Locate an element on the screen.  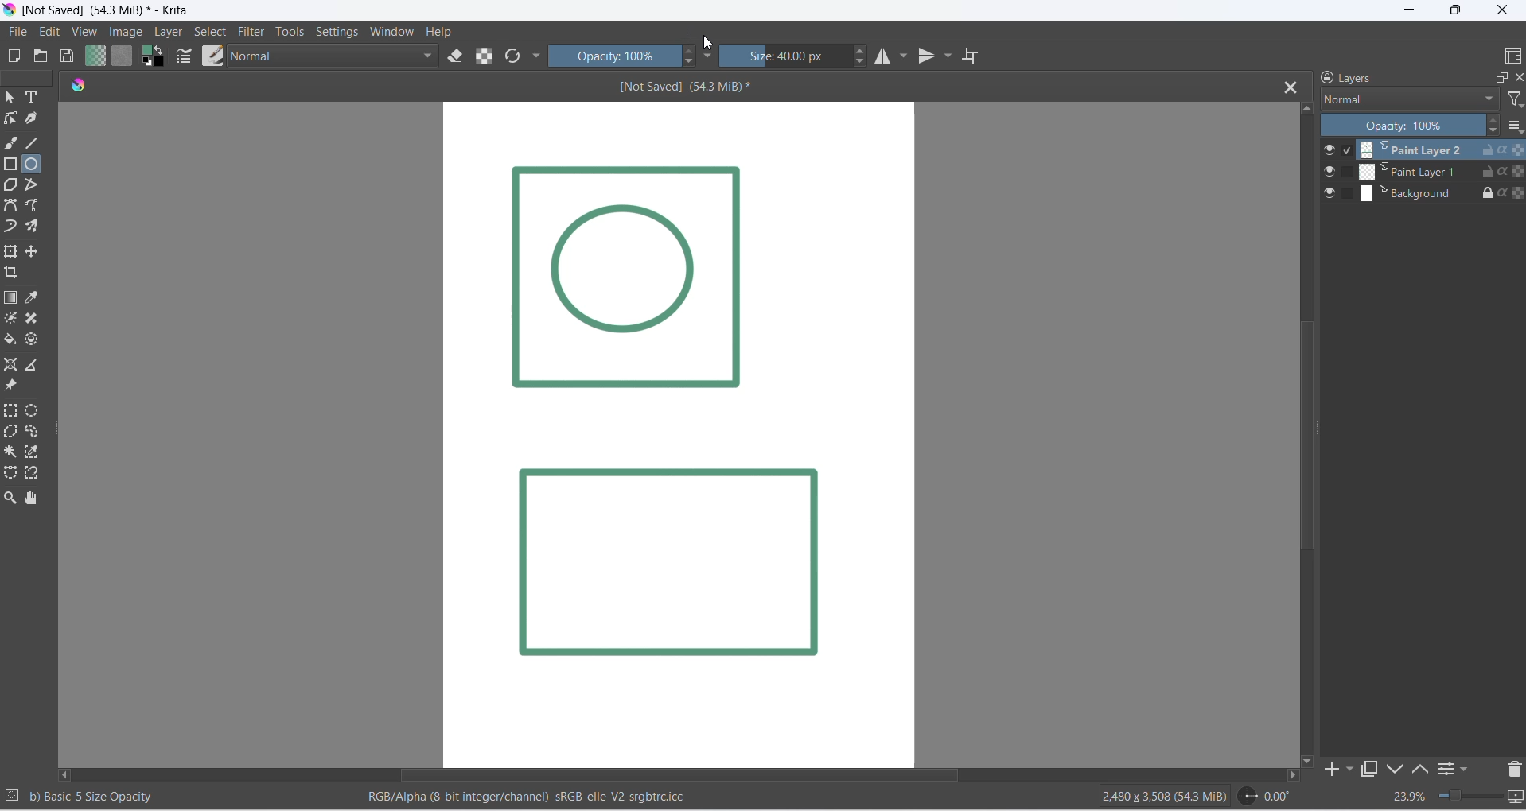
visibilty is located at coordinates (1329, 173).